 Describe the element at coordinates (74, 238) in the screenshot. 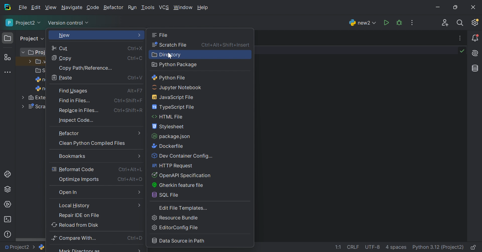

I see `Compare with...` at that location.